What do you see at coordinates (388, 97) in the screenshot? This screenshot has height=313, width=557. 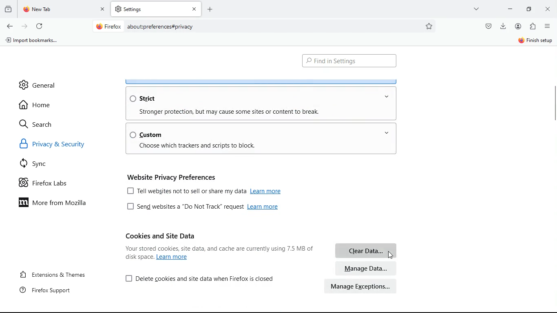 I see `open` at bounding box center [388, 97].